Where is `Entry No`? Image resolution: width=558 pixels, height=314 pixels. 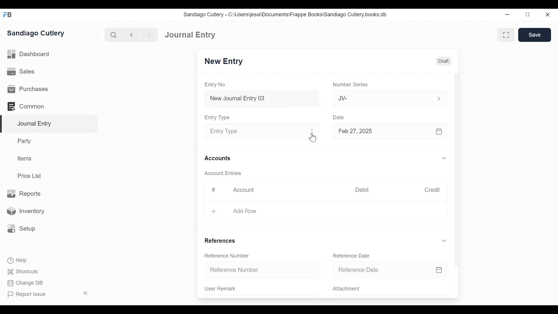
Entry No is located at coordinates (214, 85).